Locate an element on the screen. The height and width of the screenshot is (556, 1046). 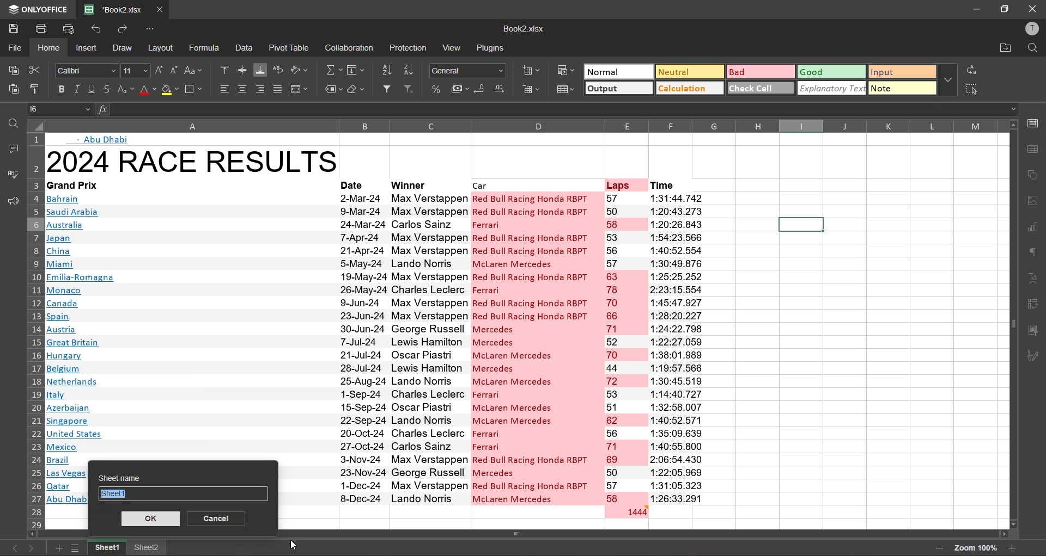
car is located at coordinates (536, 184).